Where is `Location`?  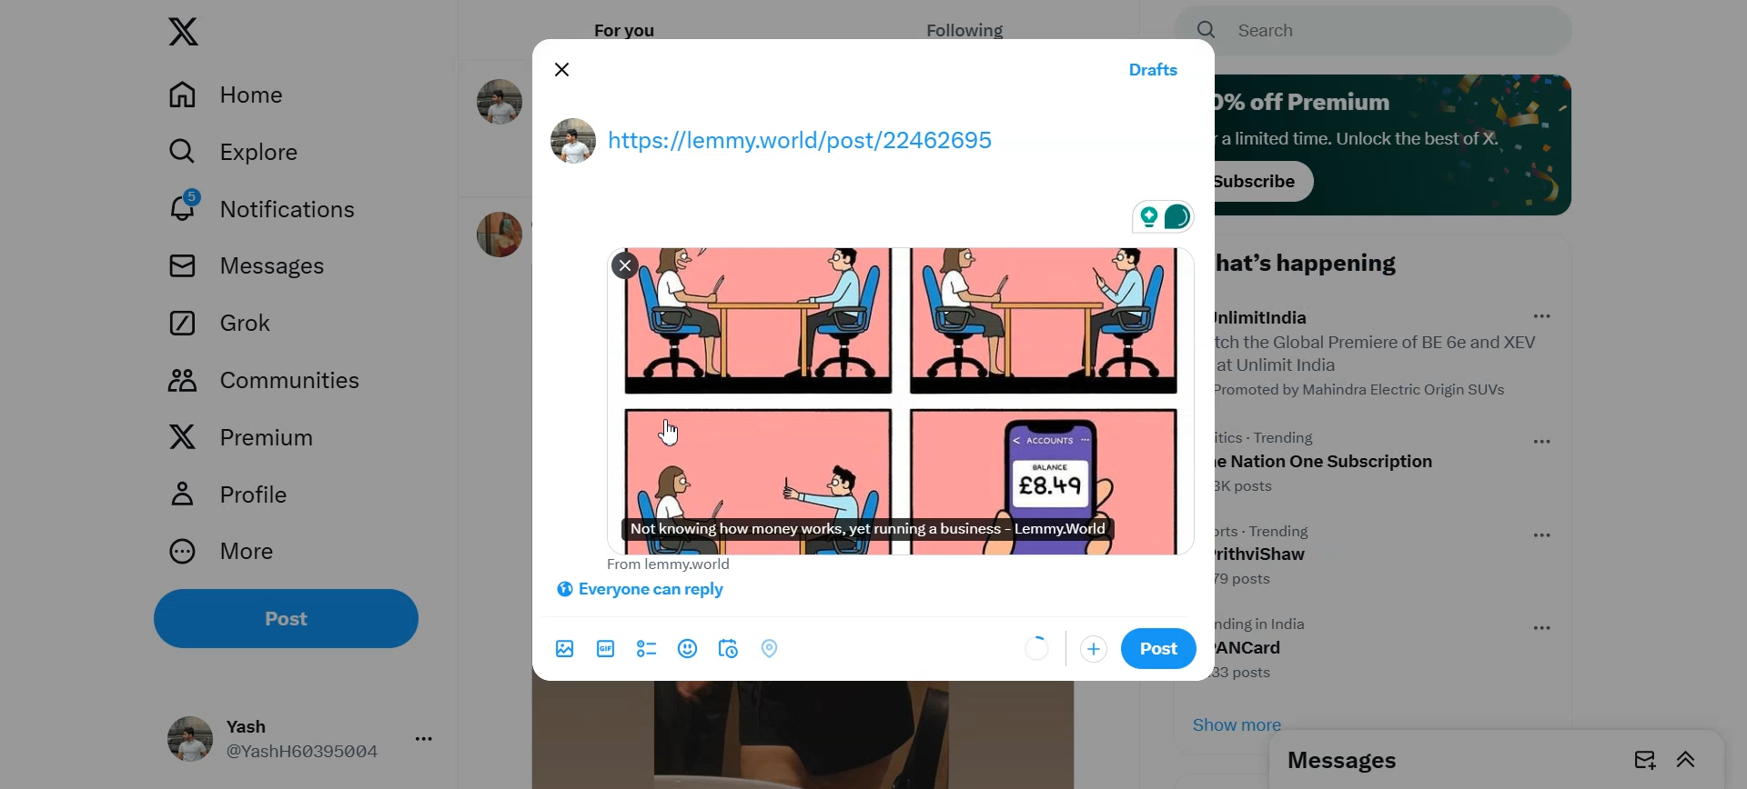
Location is located at coordinates (769, 649).